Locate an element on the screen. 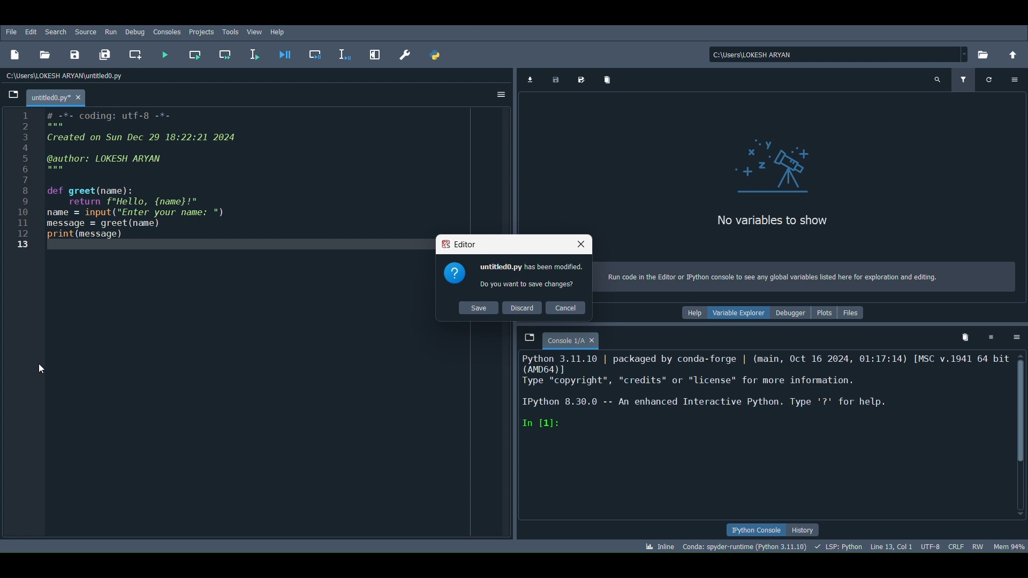 This screenshot has width=1028, height=578. Change to parent directory is located at coordinates (1015, 56).